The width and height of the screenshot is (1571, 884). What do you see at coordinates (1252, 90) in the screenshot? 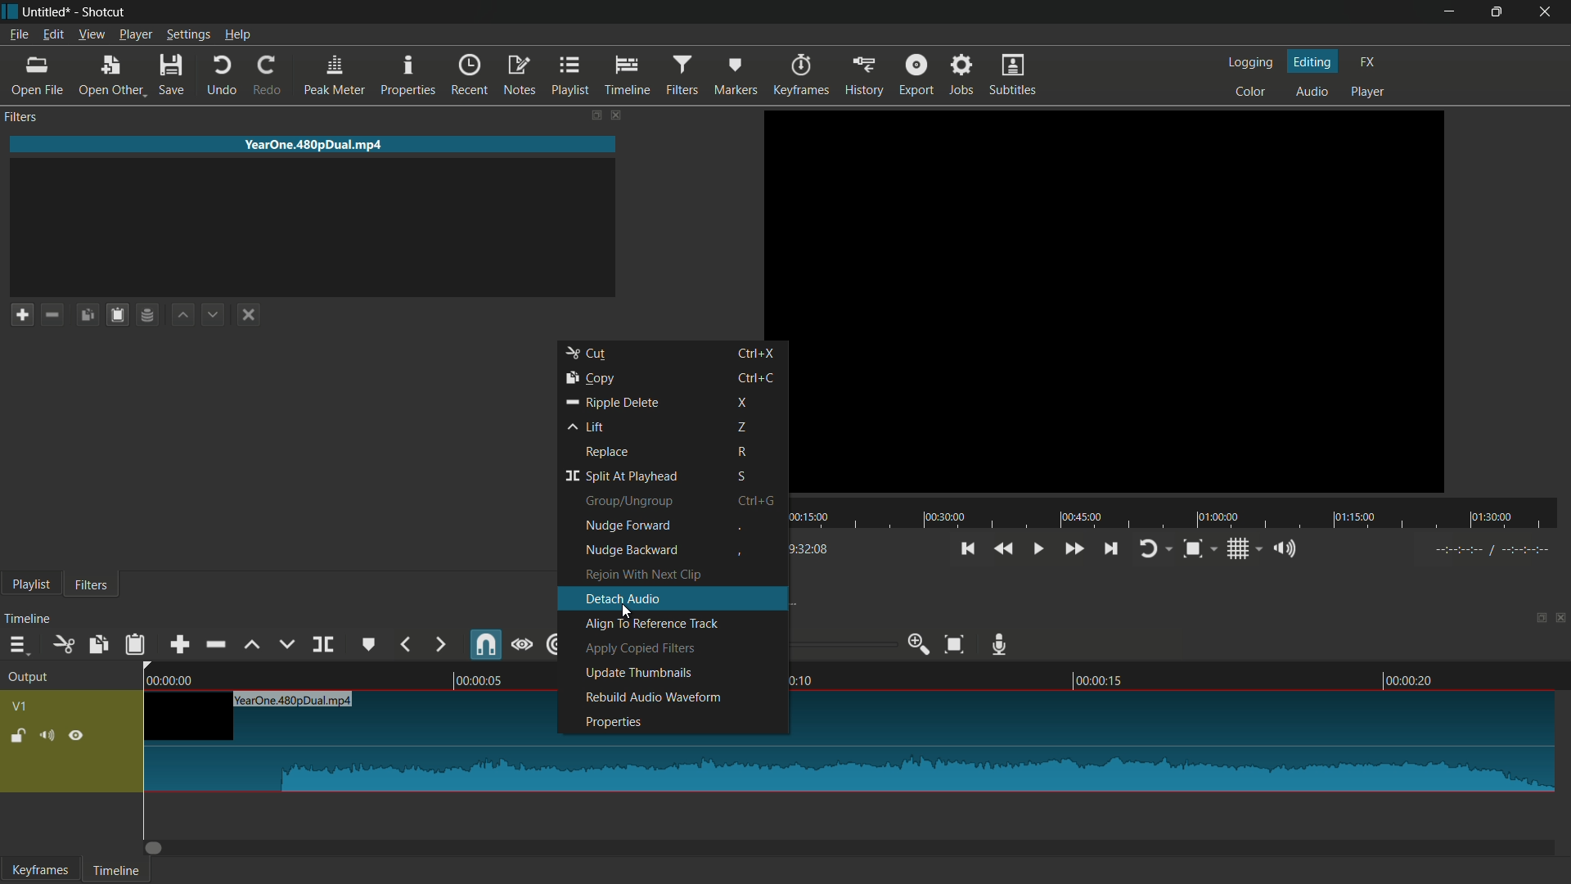
I see `color` at bounding box center [1252, 90].